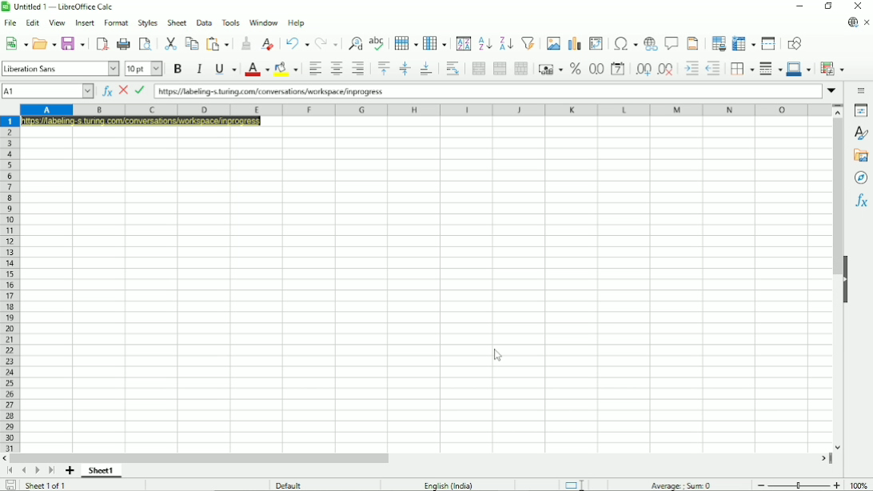 The width and height of the screenshot is (873, 491). Describe the element at coordinates (862, 155) in the screenshot. I see `Gallery` at that location.